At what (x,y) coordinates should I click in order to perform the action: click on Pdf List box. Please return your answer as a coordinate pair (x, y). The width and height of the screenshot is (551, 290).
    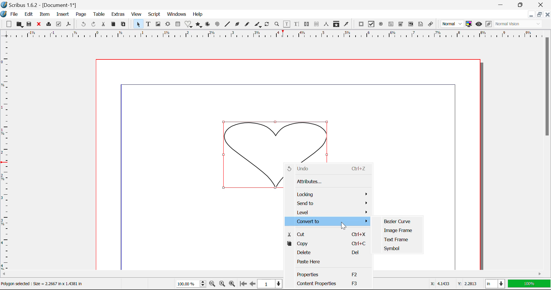
    Looking at the image, I should click on (411, 25).